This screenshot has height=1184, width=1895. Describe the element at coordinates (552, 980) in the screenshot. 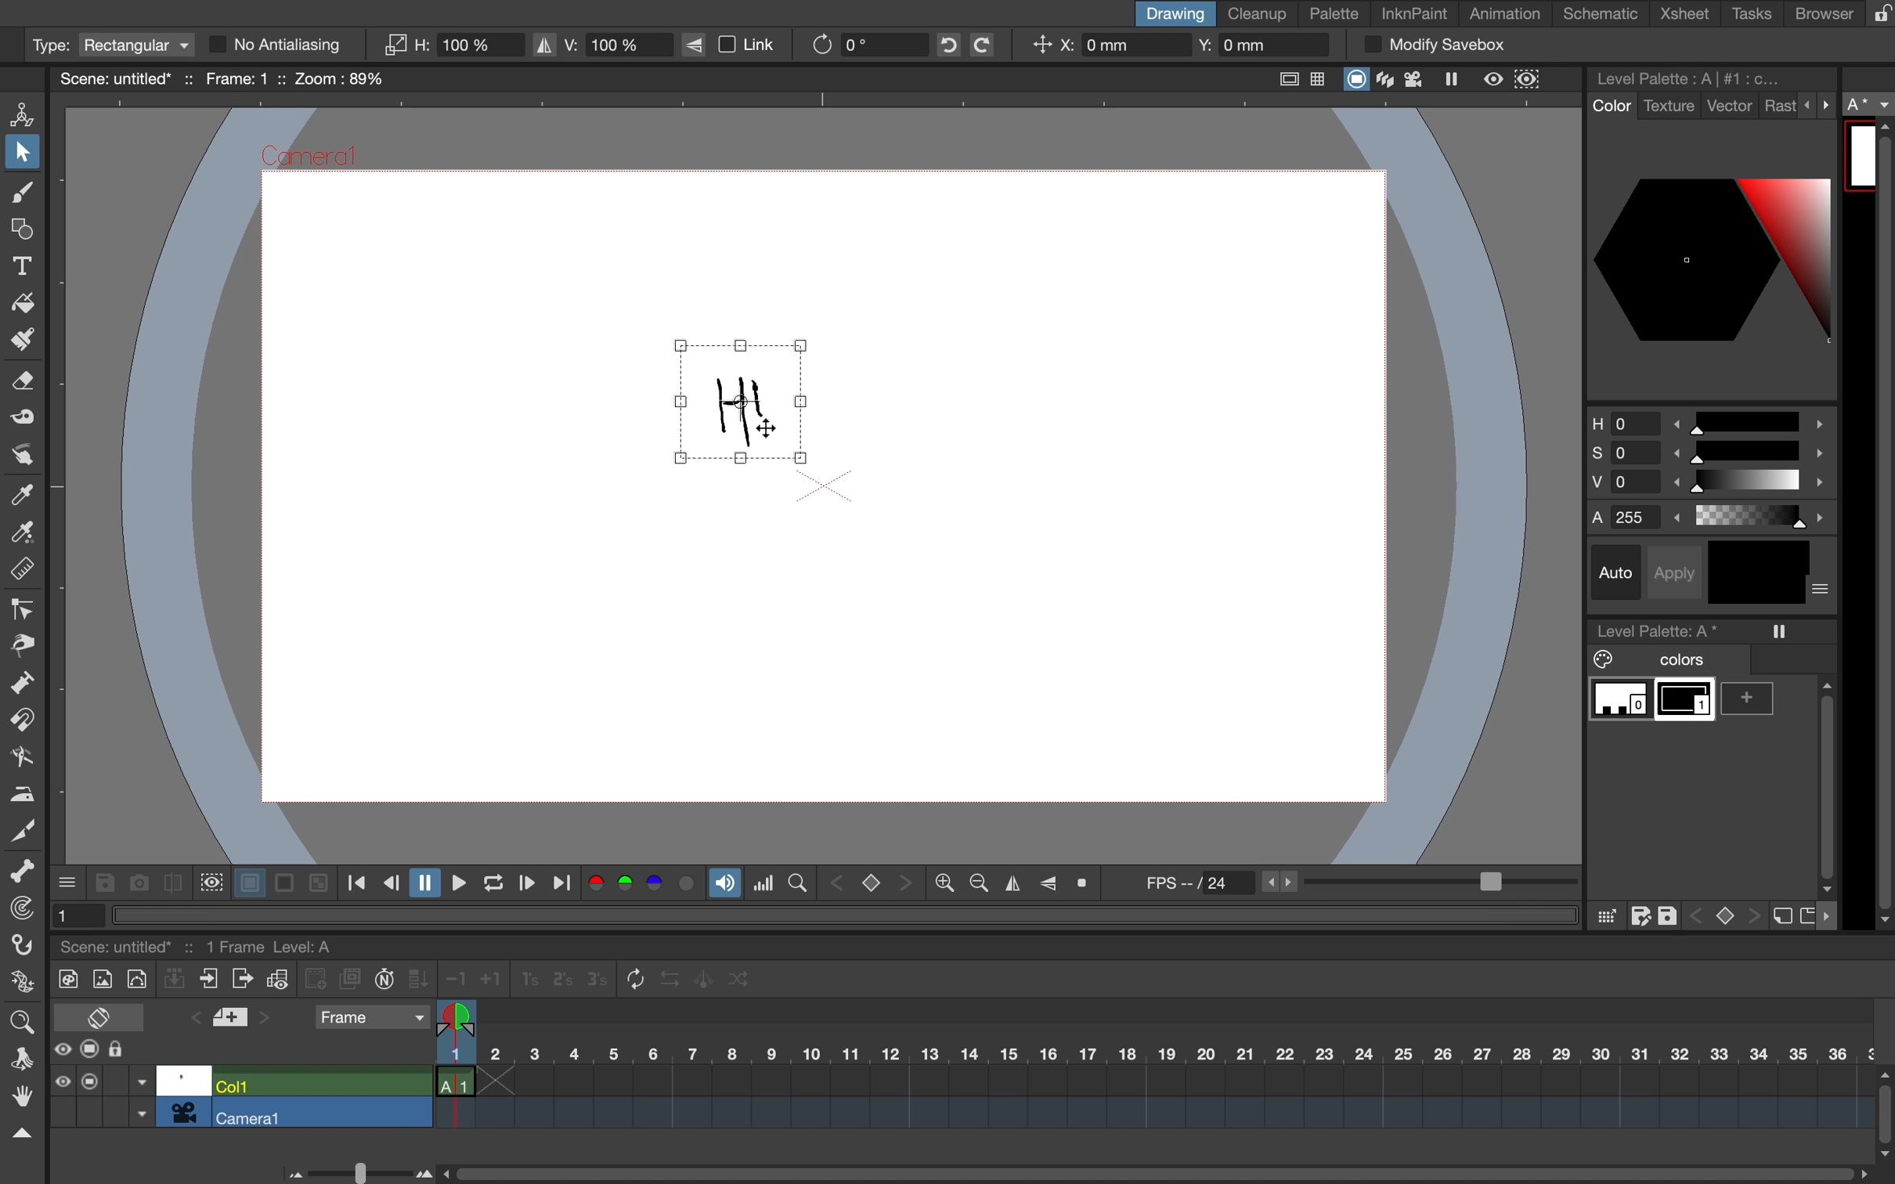

I see `reframe 1s, 2s and 3s` at that location.